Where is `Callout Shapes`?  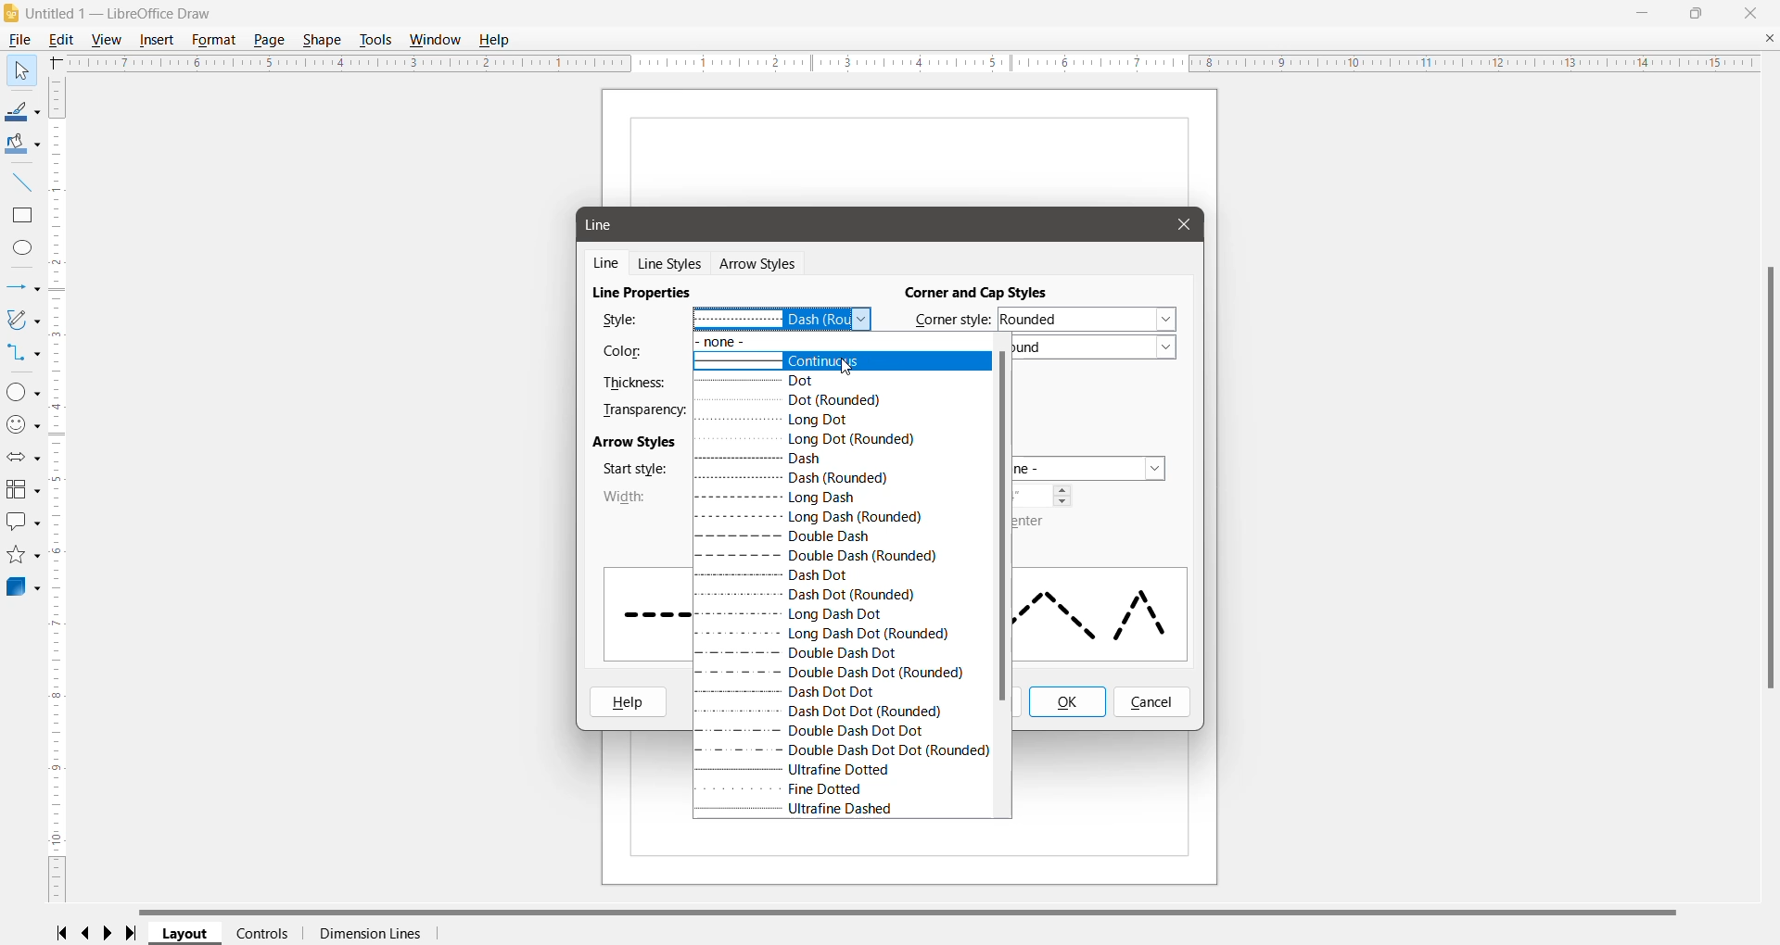 Callout Shapes is located at coordinates (23, 522).